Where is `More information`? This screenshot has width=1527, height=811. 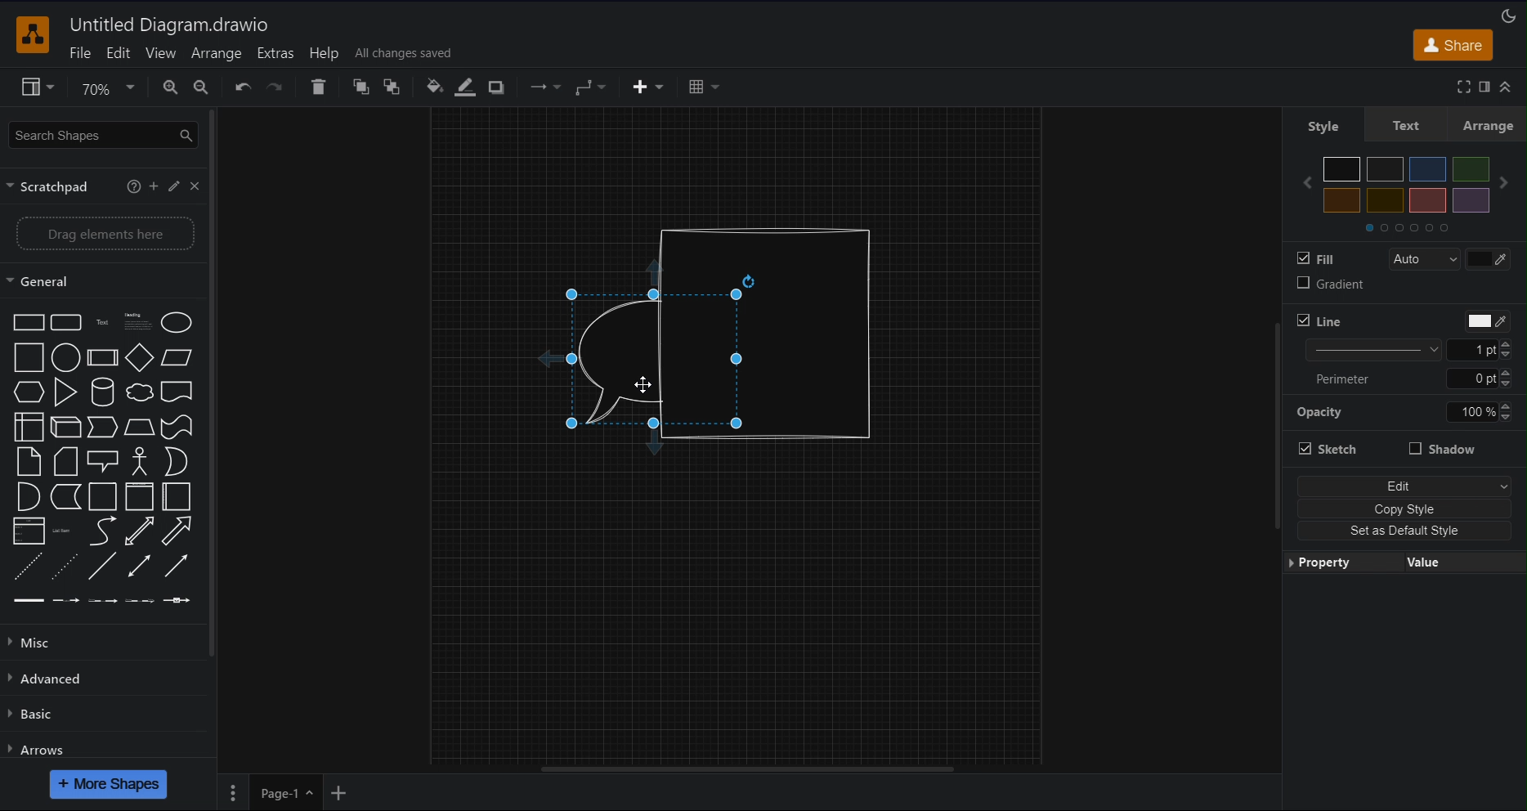
More information is located at coordinates (134, 186).